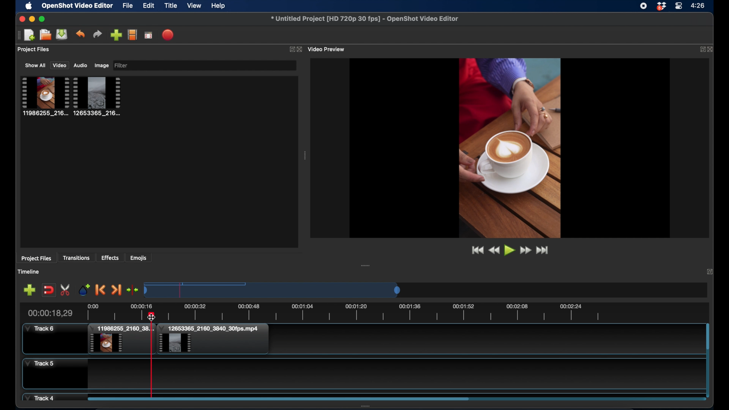 Image resolution: width=729 pixels, height=410 pixels. What do you see at coordinates (699, 5) in the screenshot?
I see `time` at bounding box center [699, 5].